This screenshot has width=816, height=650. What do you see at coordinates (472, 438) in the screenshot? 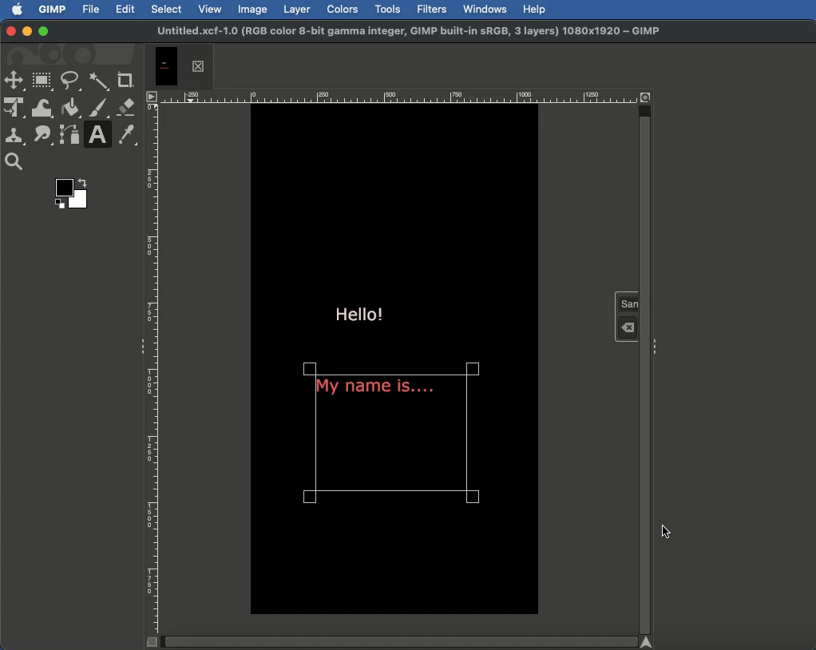
I see `text selecter` at bounding box center [472, 438].